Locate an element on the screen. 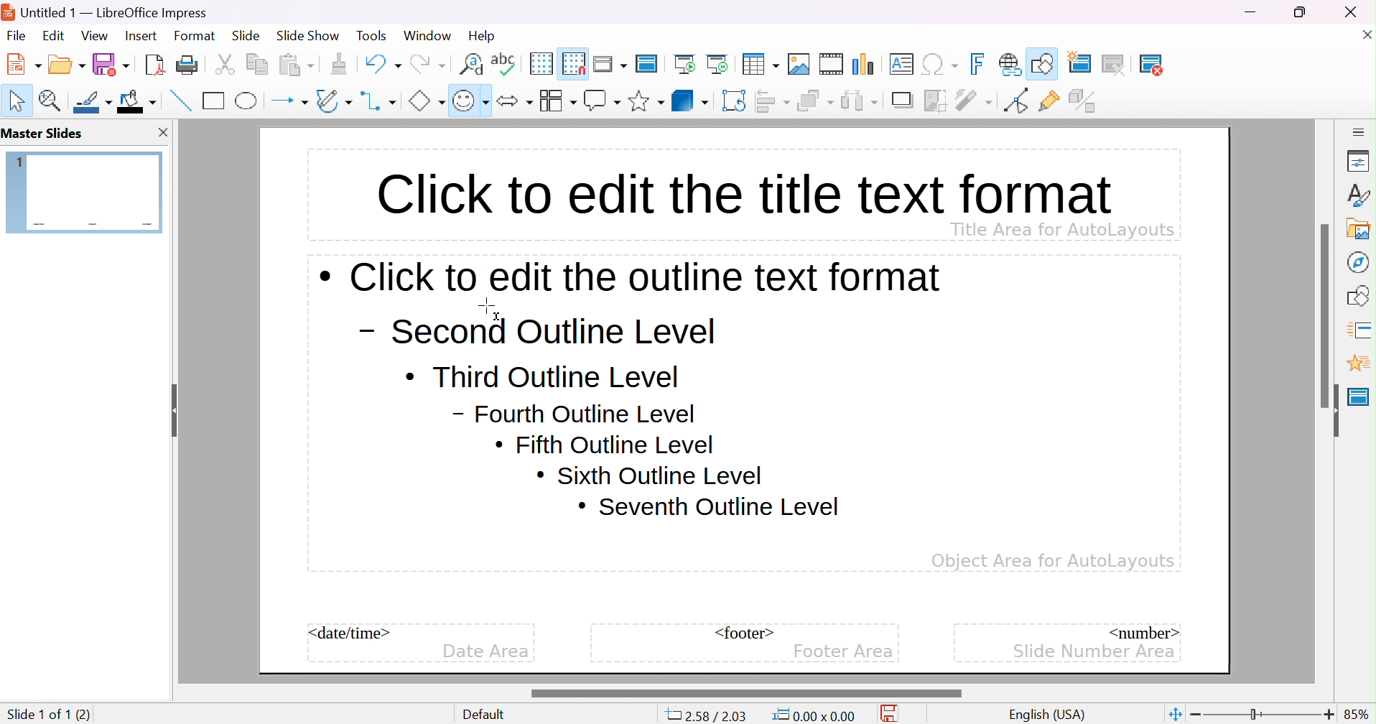  insert audio or video is located at coordinates (830, 64).